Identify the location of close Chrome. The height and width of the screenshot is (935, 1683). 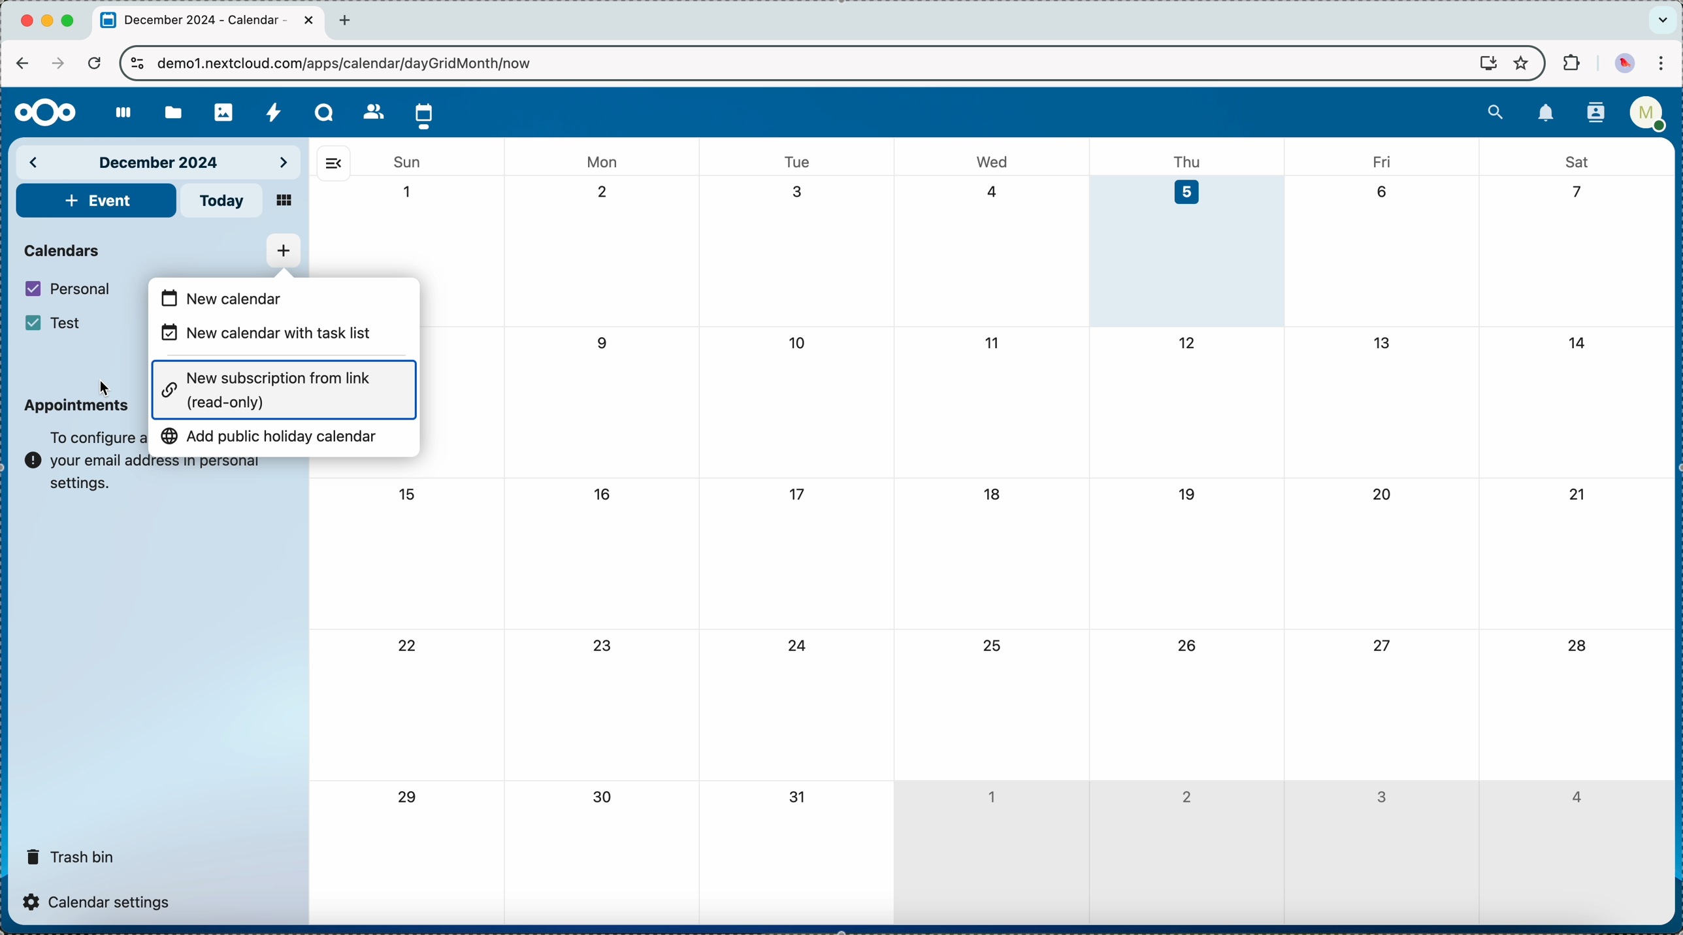
(26, 22).